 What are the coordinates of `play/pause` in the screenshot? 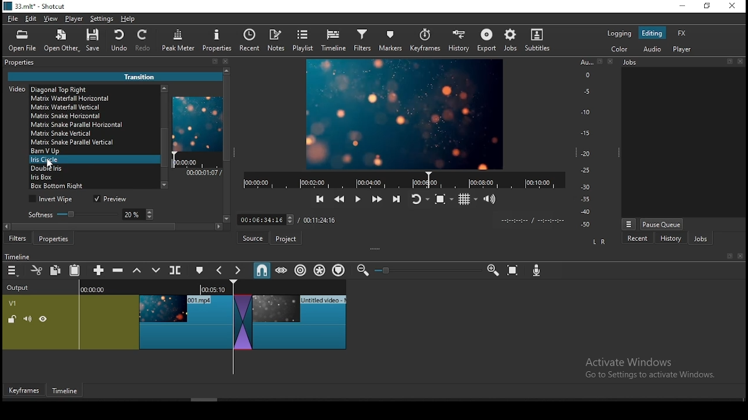 It's located at (356, 201).